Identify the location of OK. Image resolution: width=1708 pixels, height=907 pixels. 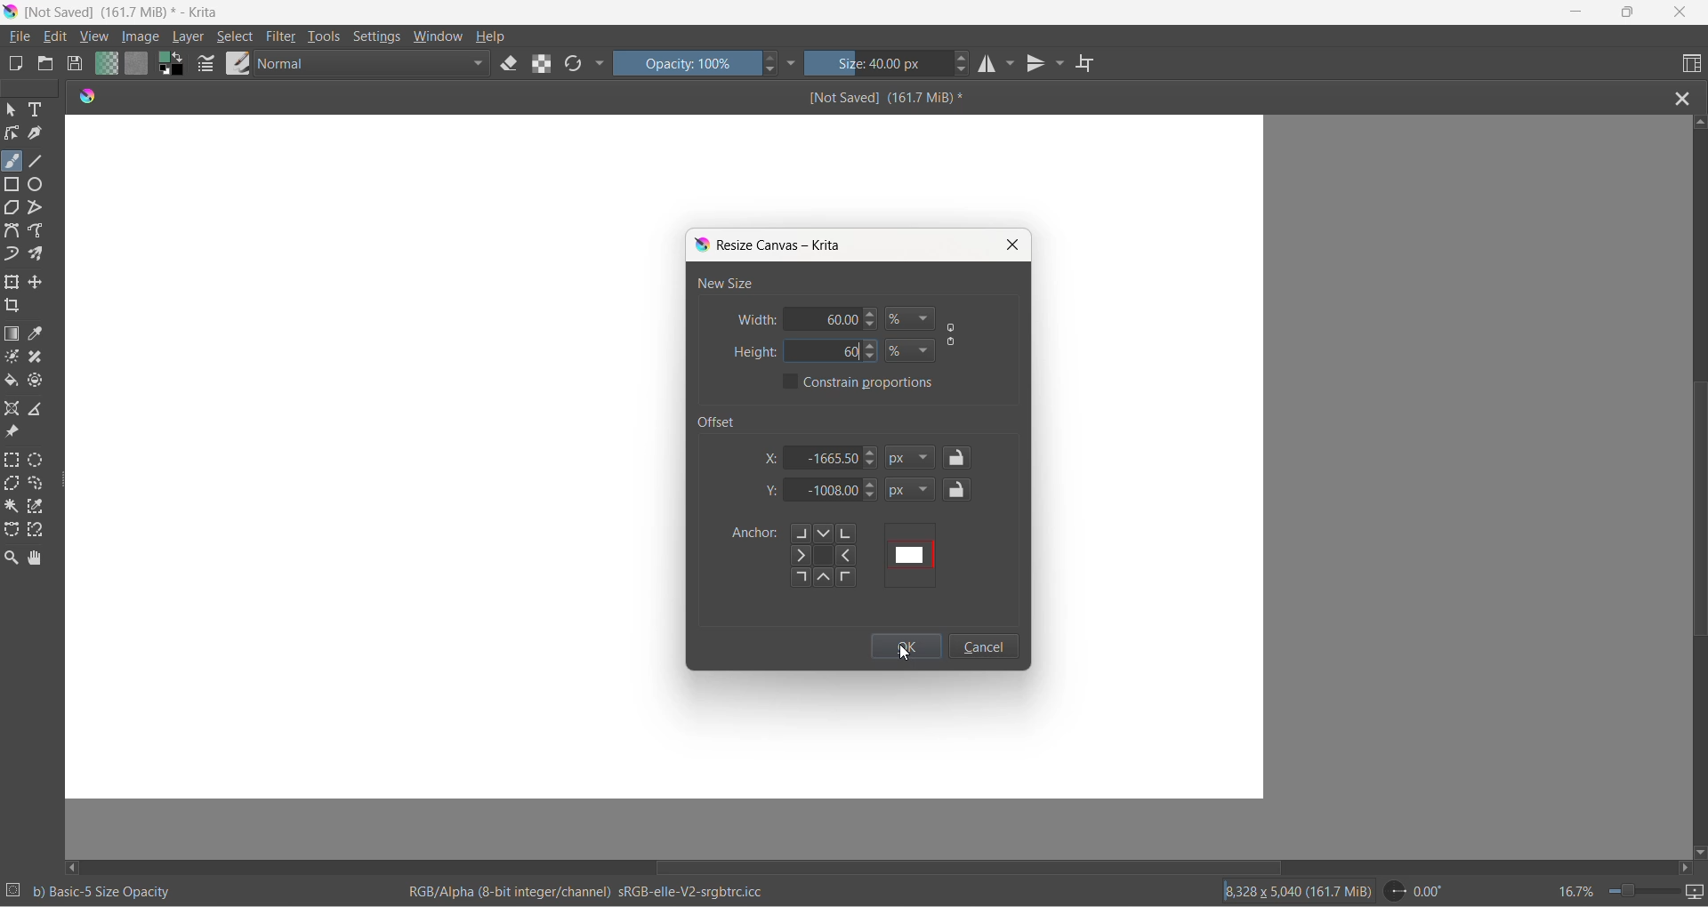
(905, 646).